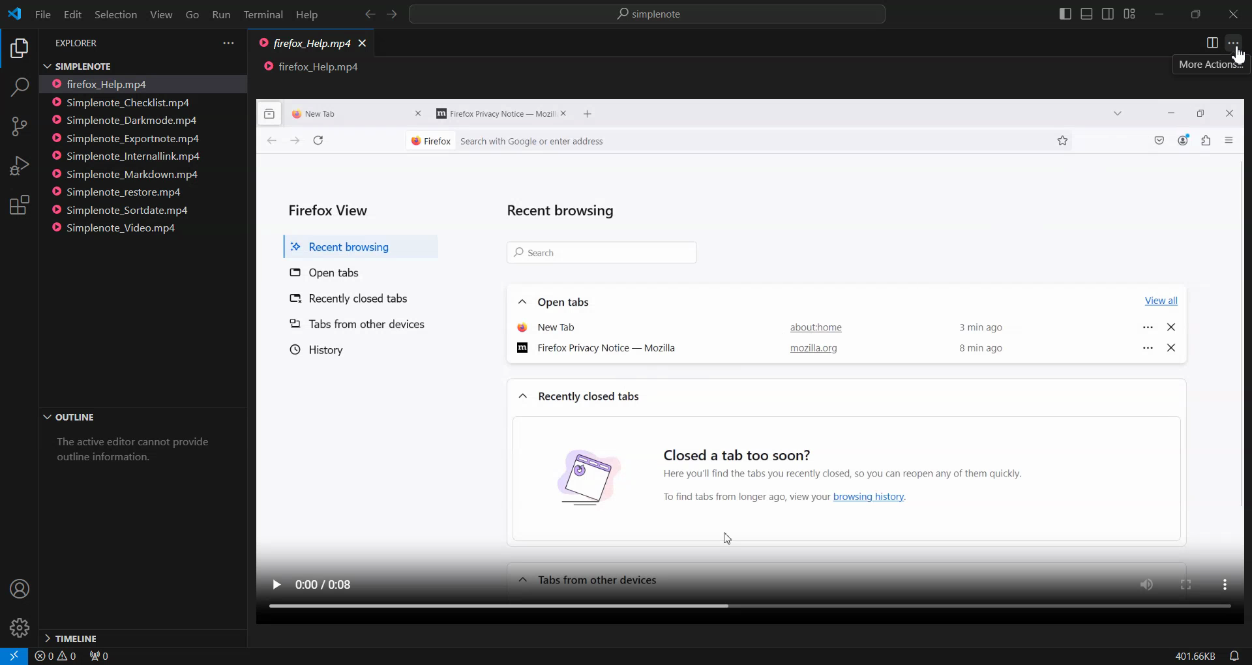 Image resolution: width=1252 pixels, height=665 pixels. Describe the element at coordinates (600, 252) in the screenshot. I see `search` at that location.